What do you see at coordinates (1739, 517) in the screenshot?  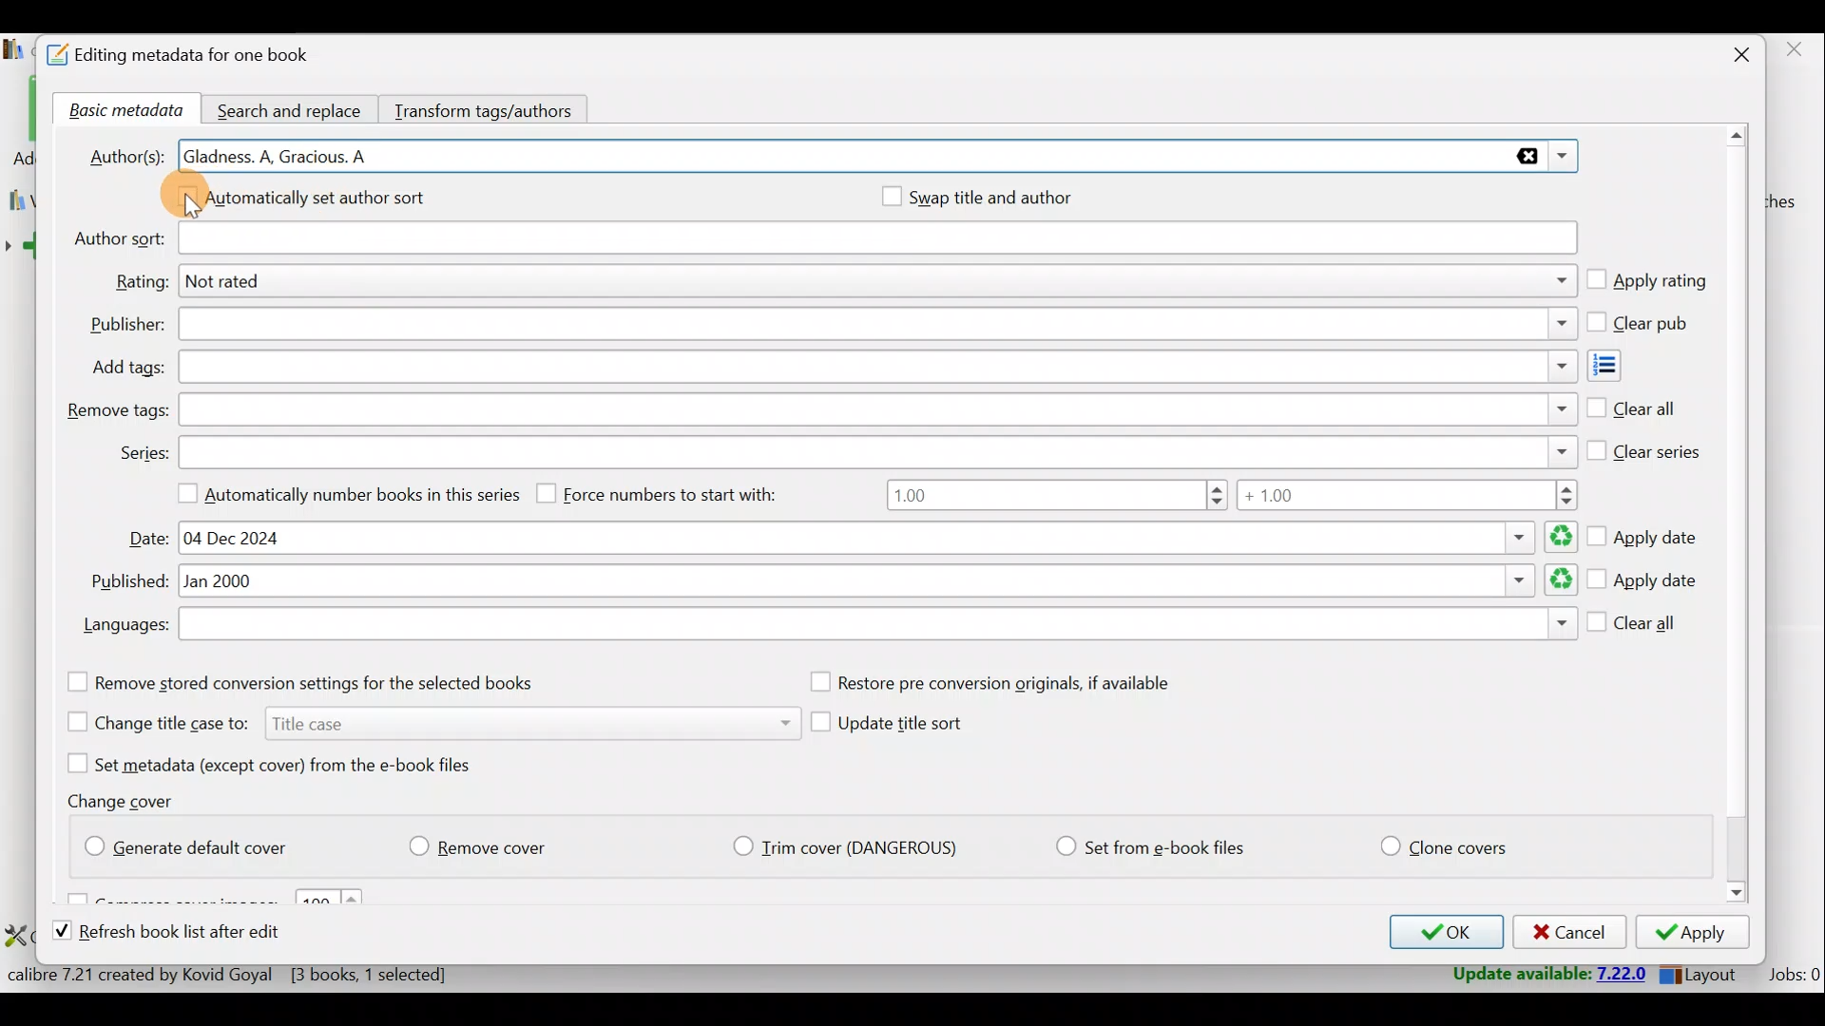 I see `Scroll bar` at bounding box center [1739, 517].